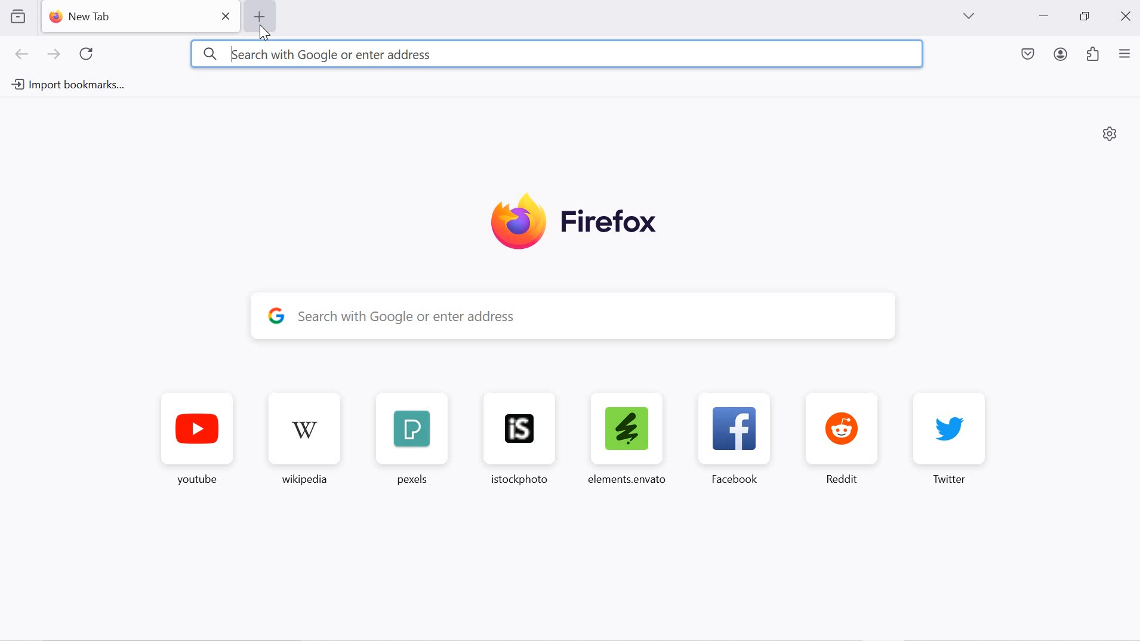 Image resolution: width=1140 pixels, height=641 pixels. I want to click on restore down, so click(1084, 17).